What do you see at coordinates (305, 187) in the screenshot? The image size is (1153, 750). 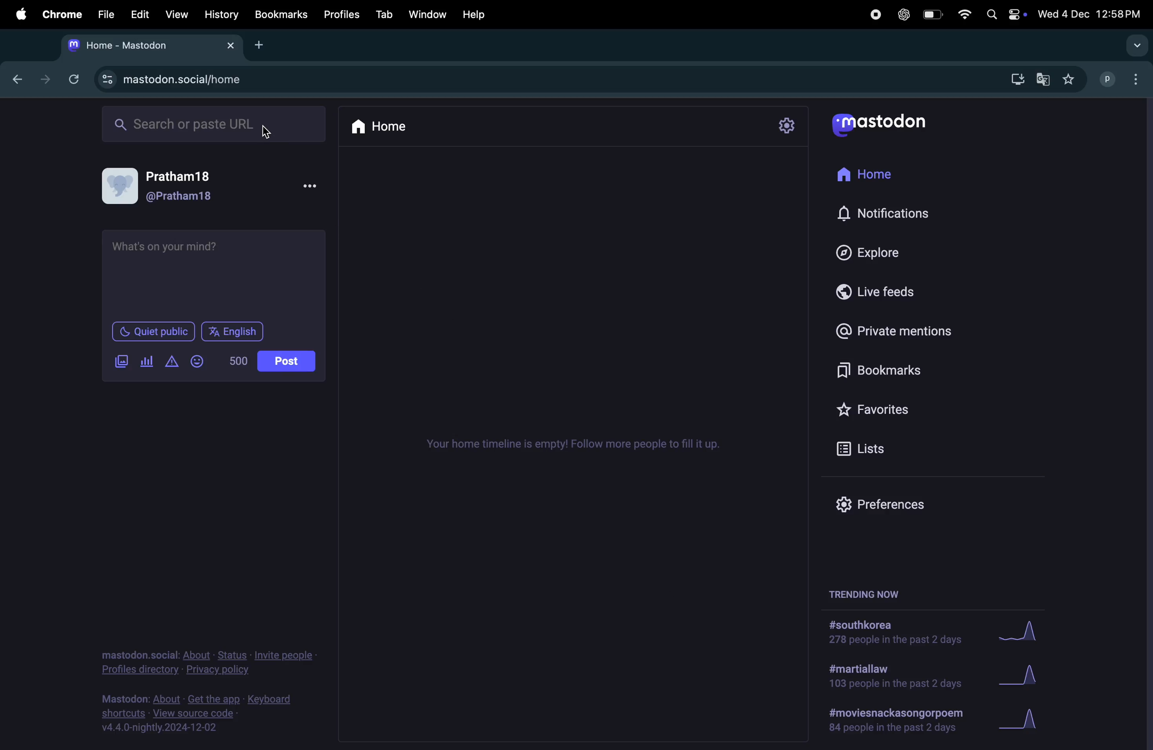 I see `options` at bounding box center [305, 187].